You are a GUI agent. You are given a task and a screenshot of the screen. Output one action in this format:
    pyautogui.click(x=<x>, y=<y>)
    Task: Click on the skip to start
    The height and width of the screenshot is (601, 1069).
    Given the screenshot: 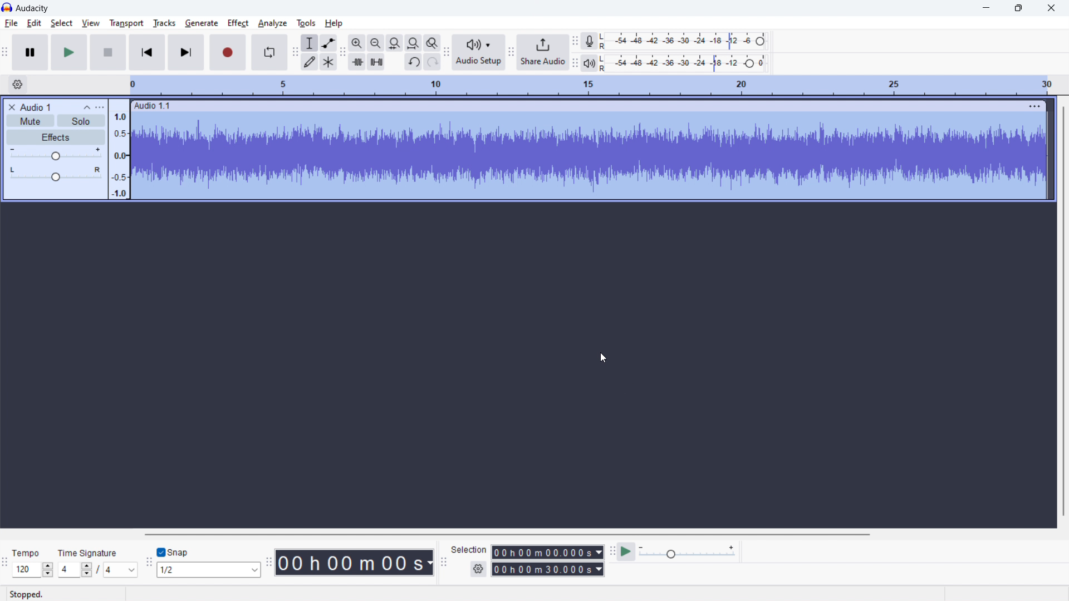 What is the action you would take?
    pyautogui.click(x=147, y=52)
    